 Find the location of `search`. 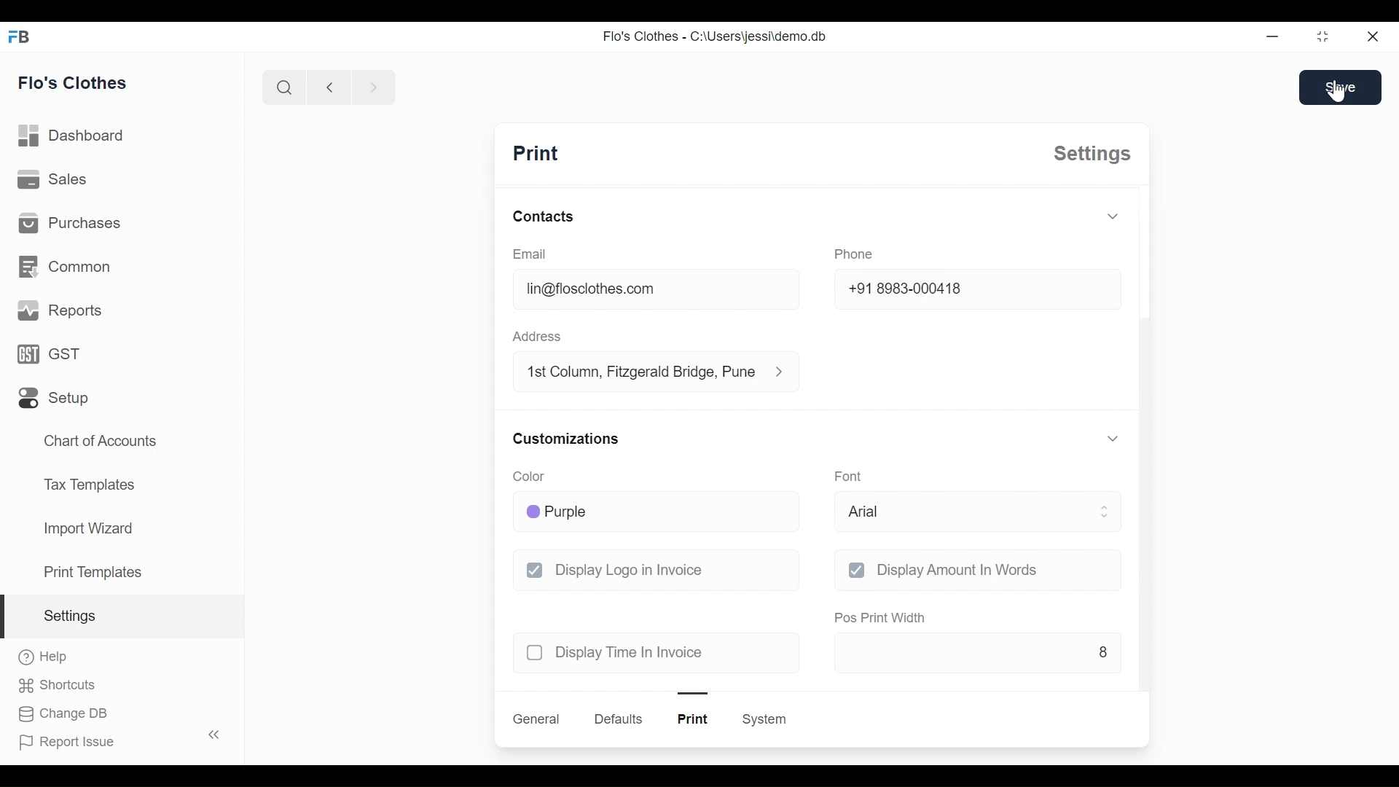

search is located at coordinates (283, 87).